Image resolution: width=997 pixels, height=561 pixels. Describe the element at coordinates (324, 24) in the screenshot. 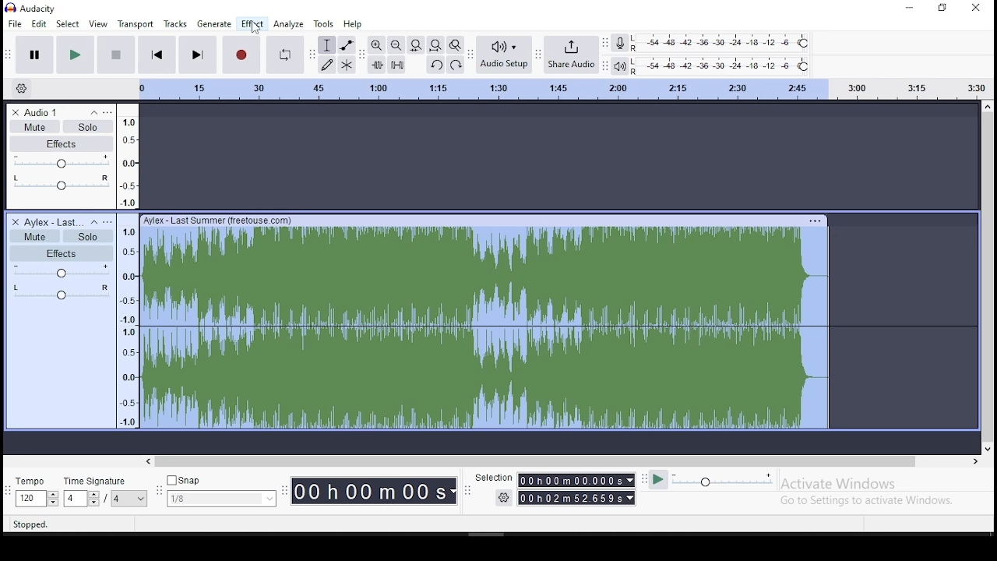

I see `tools` at that location.